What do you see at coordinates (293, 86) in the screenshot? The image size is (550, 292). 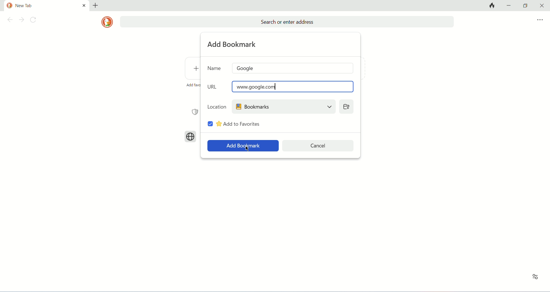 I see `URL added` at bounding box center [293, 86].